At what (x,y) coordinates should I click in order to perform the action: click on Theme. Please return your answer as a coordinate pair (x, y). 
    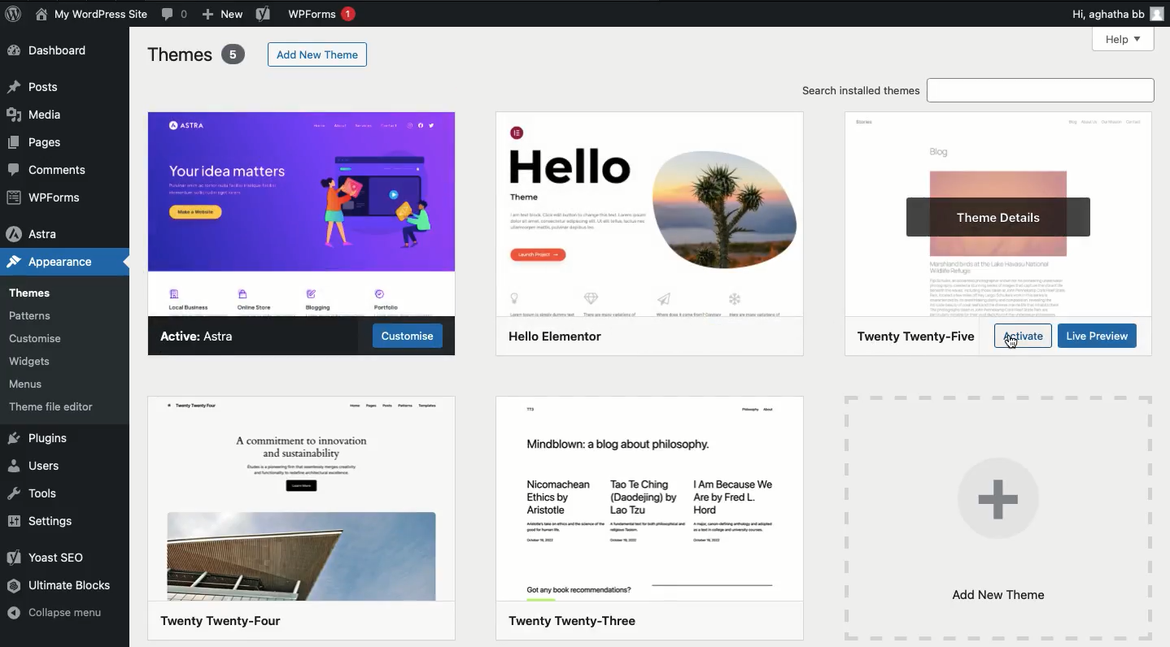
    Looking at the image, I should click on (650, 518).